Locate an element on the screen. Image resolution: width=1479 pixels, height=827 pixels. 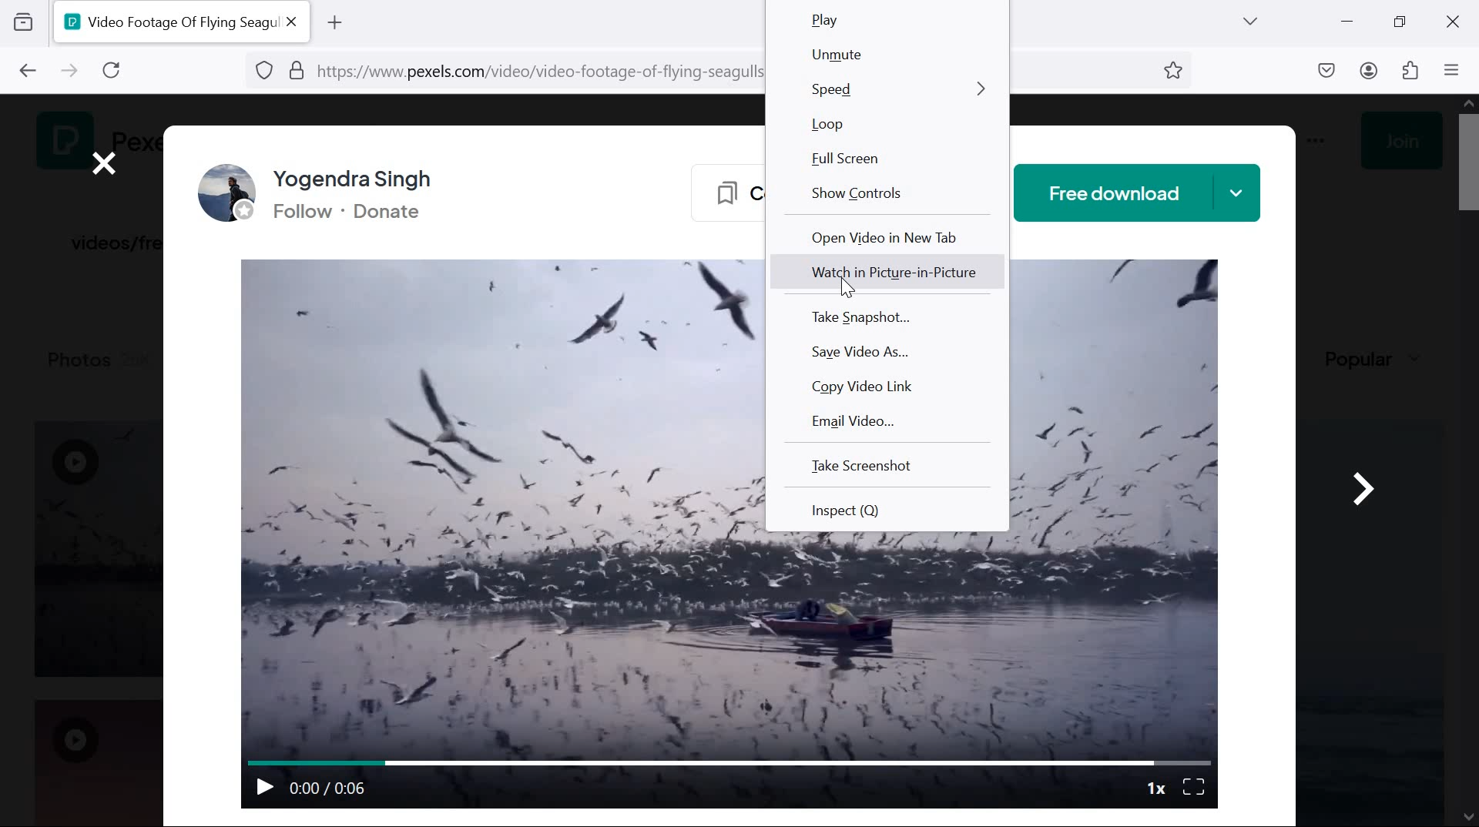
full screen is located at coordinates (1196, 785).